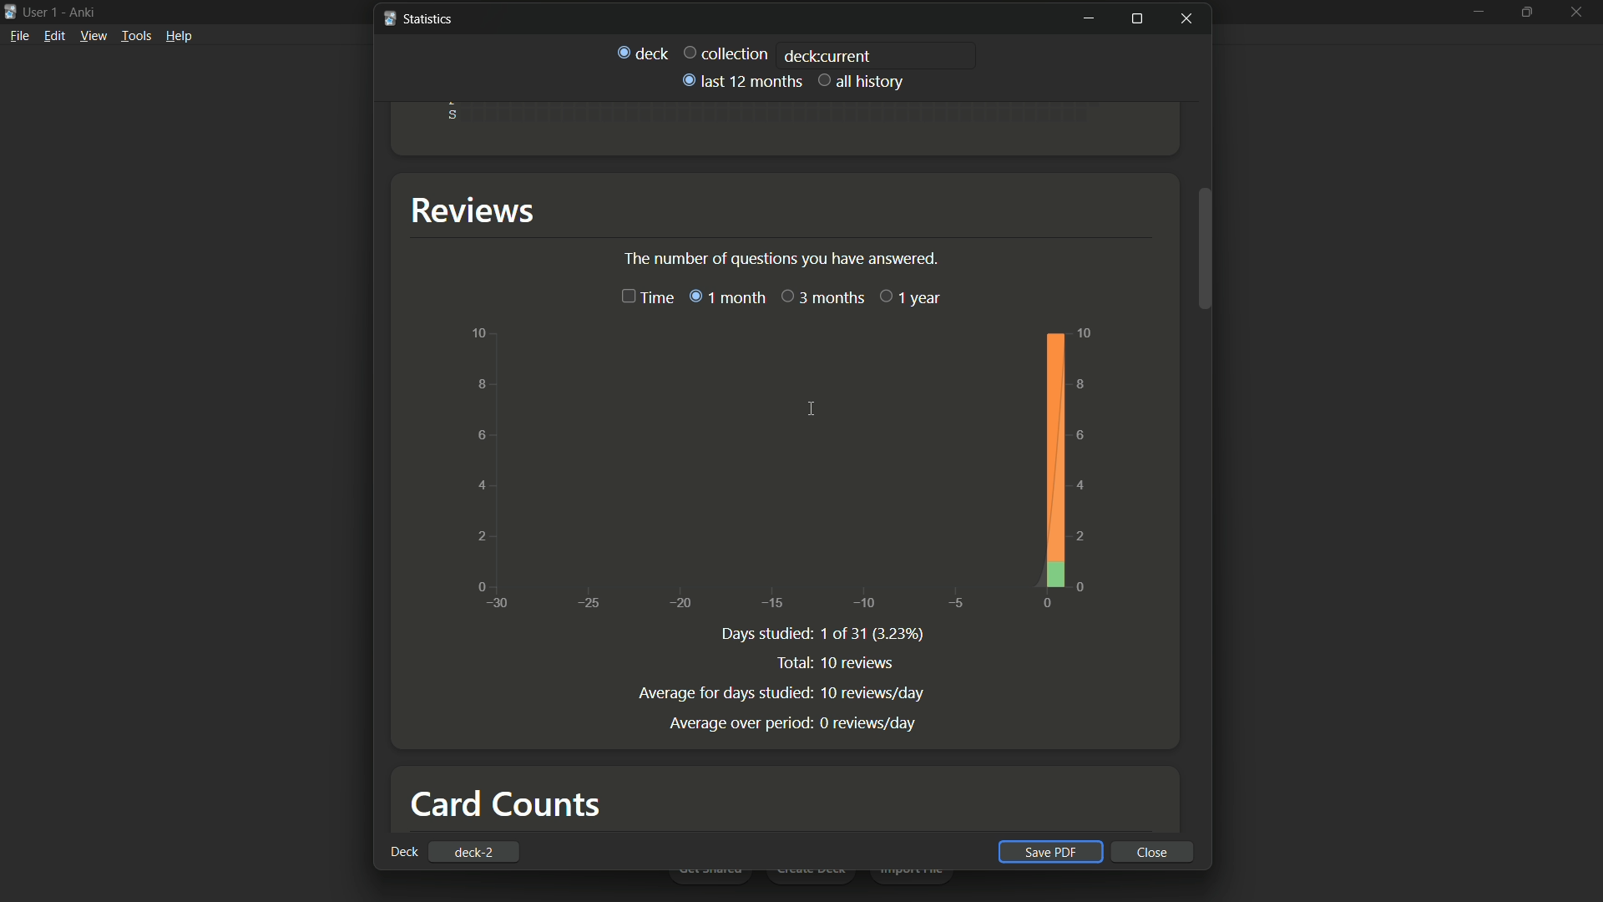  What do you see at coordinates (781, 256) in the screenshot?
I see `The number of questions you have answered` at bounding box center [781, 256].